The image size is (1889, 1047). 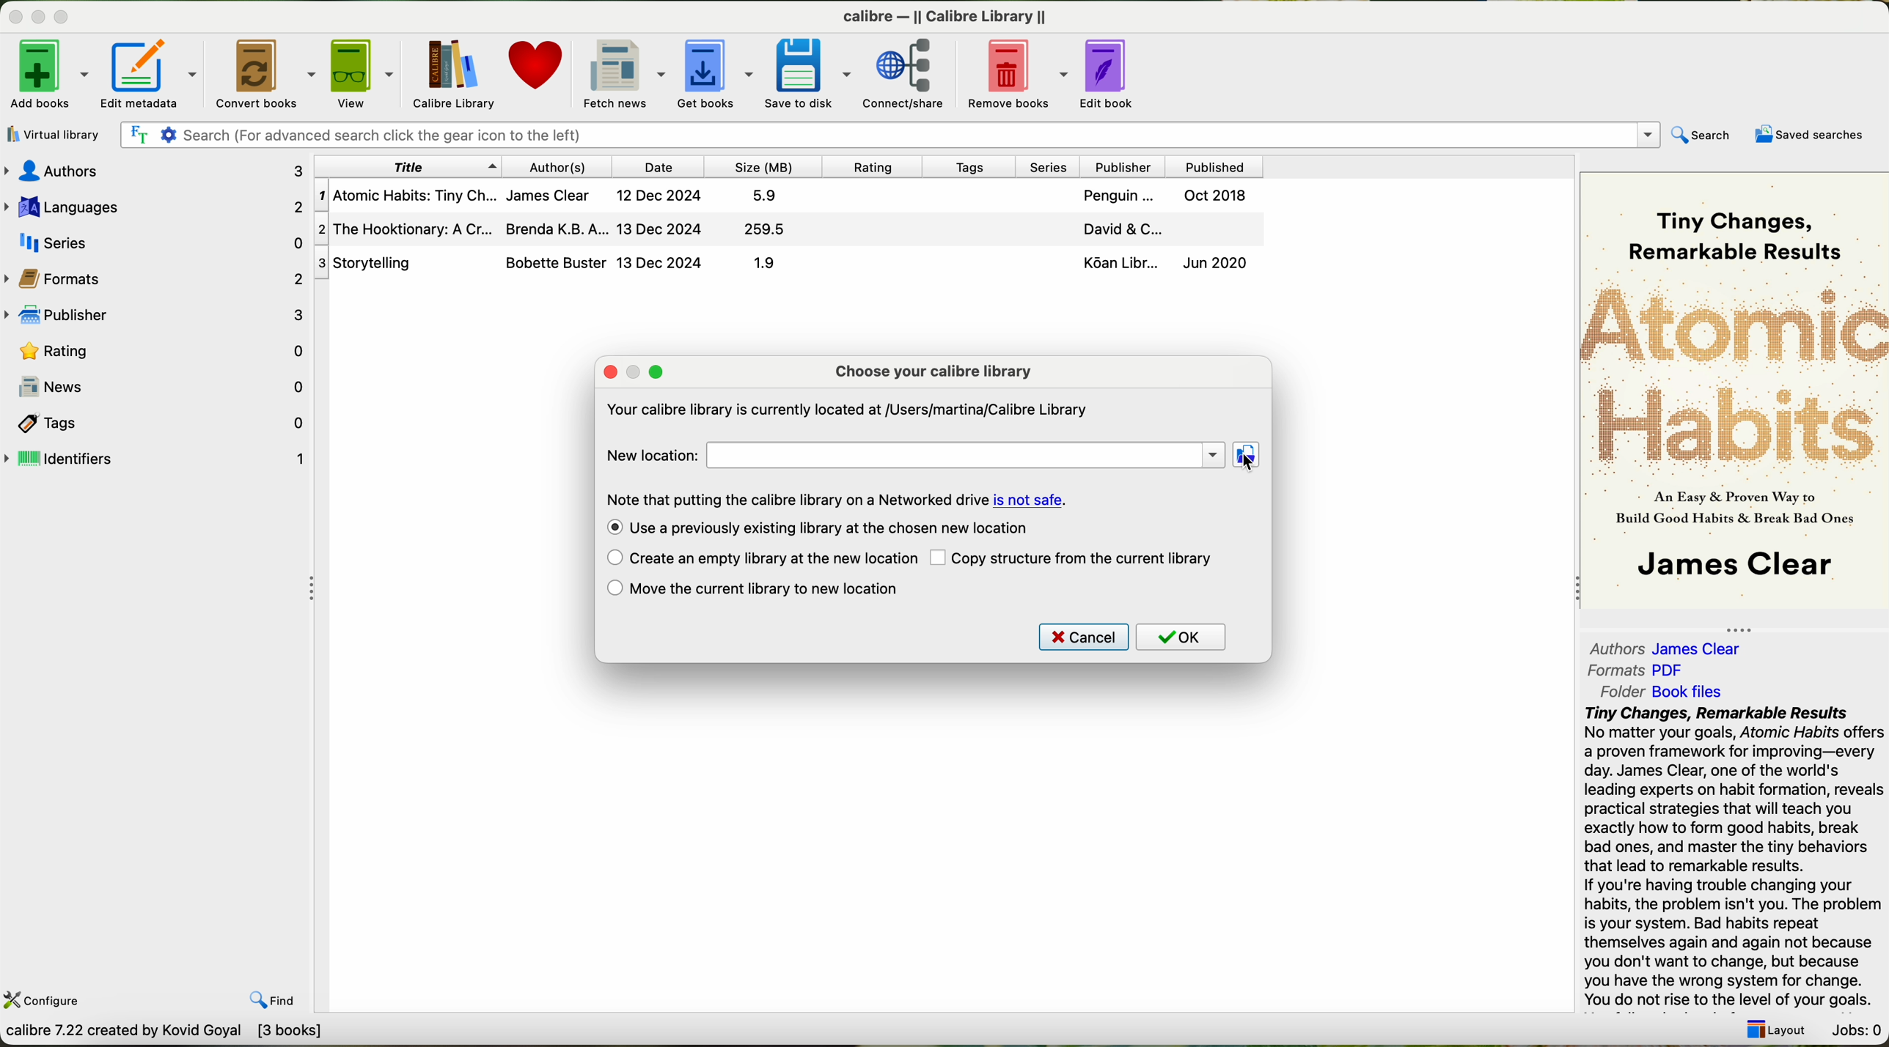 What do you see at coordinates (564, 229) in the screenshot?
I see `2| The Hooktionary: A Cr... Brenda K.B. A... 13 Dec 2024 259.5` at bounding box center [564, 229].